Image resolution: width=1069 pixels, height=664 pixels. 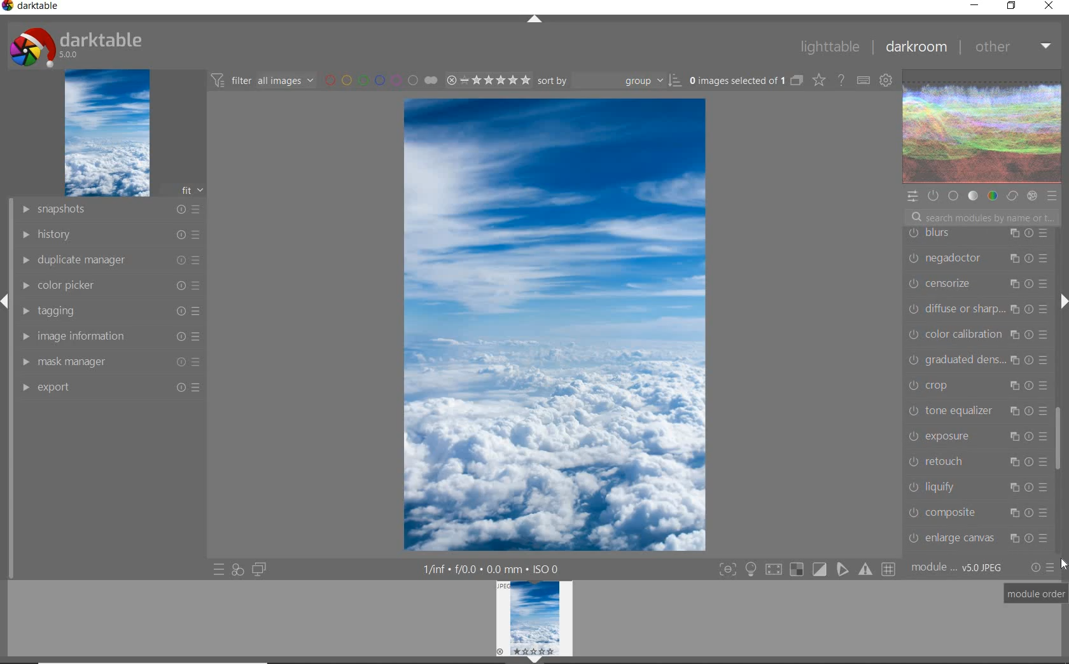 What do you see at coordinates (109, 387) in the screenshot?
I see `EXPORT` at bounding box center [109, 387].